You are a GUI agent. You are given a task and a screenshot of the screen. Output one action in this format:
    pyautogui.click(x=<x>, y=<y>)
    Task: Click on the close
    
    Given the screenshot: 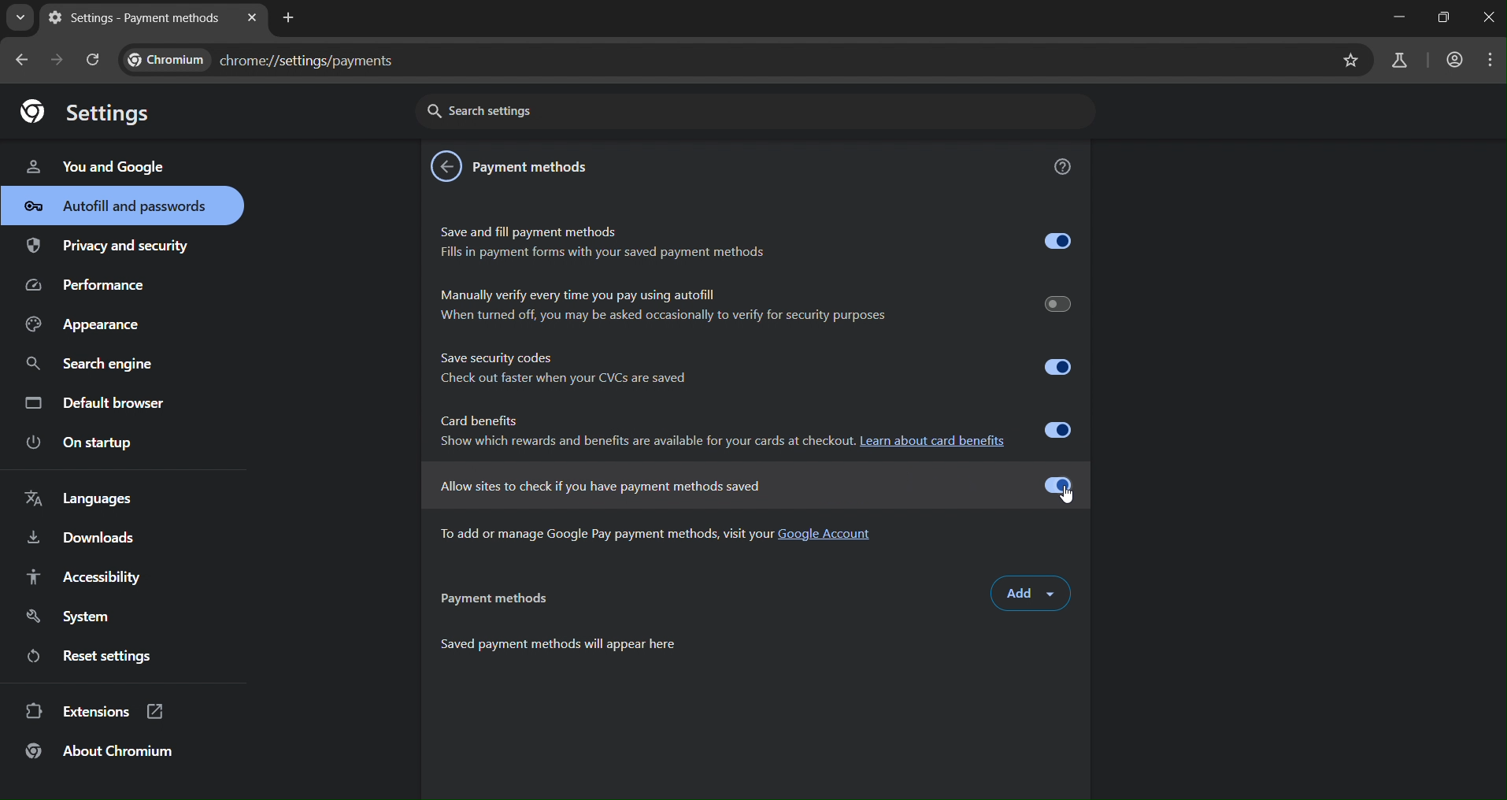 What is the action you would take?
    pyautogui.click(x=1489, y=20)
    